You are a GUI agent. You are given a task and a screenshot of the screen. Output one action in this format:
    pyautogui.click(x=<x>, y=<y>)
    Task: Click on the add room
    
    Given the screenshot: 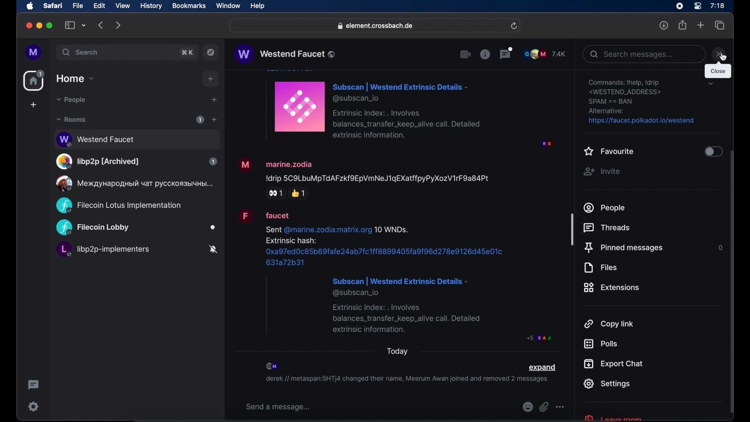 What is the action you would take?
    pyautogui.click(x=214, y=120)
    